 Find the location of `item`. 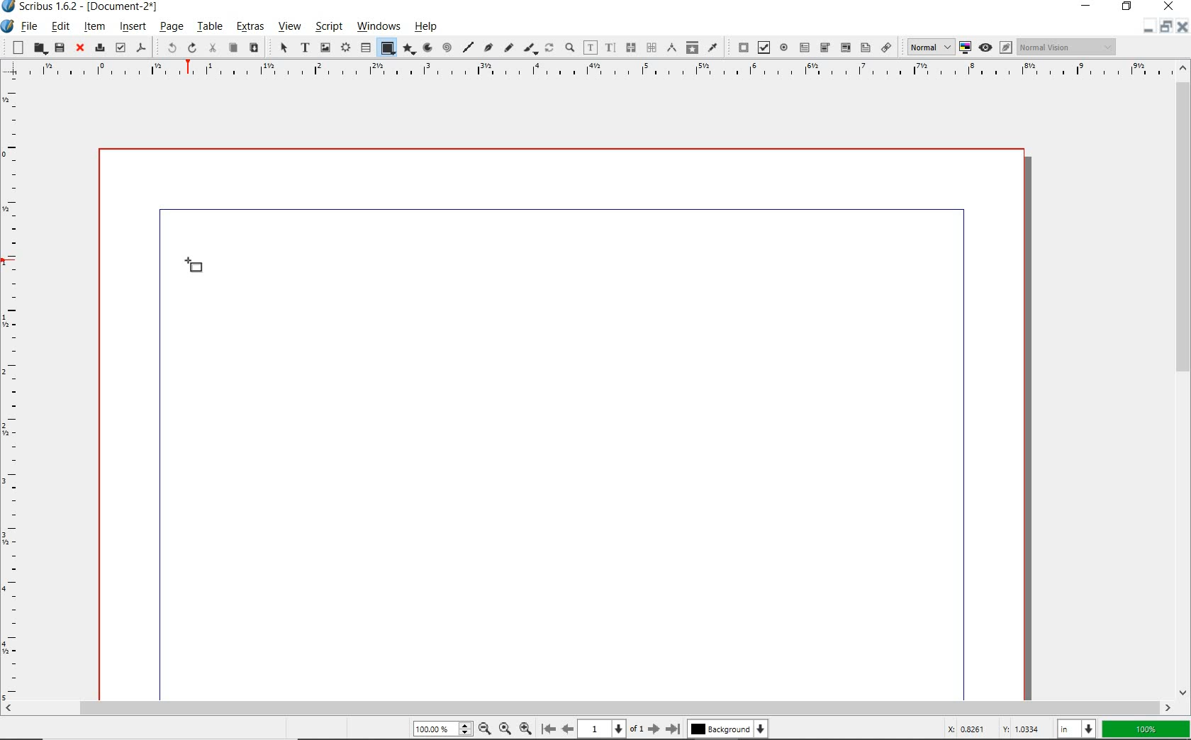

item is located at coordinates (95, 27).